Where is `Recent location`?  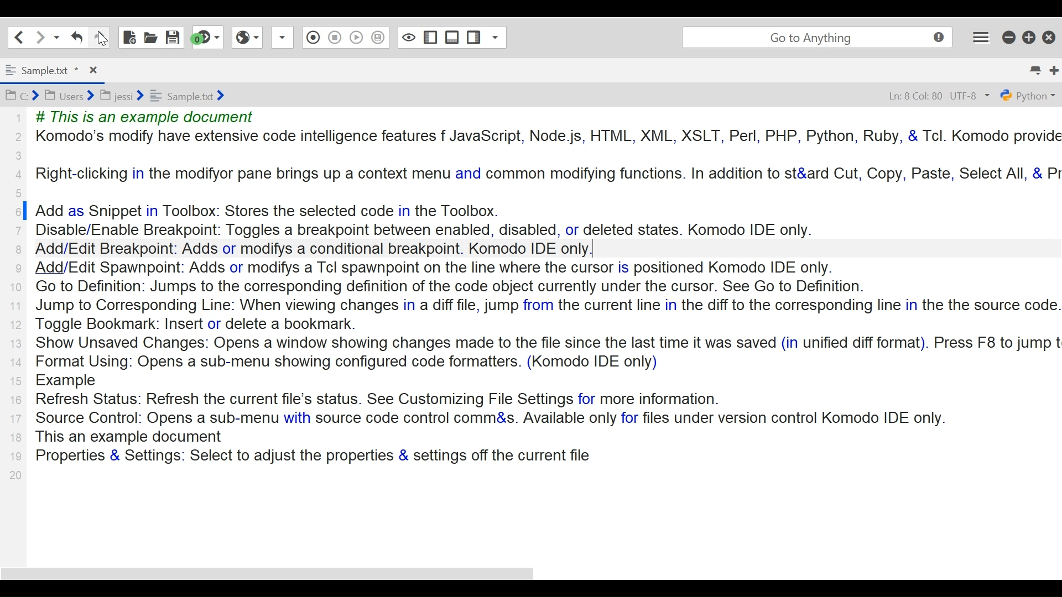 Recent location is located at coordinates (55, 36).